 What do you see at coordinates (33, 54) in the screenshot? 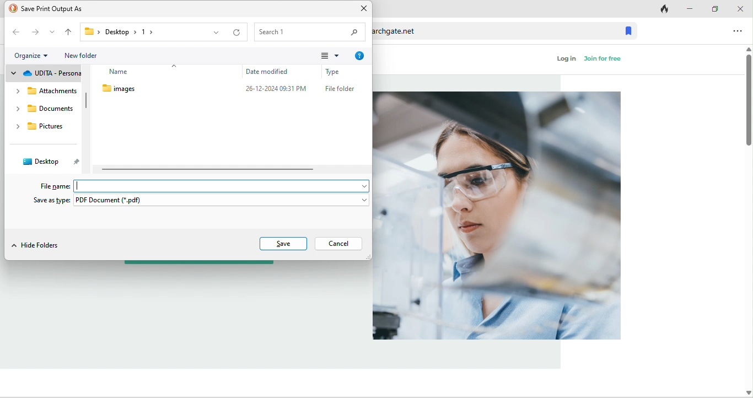
I see `organize` at bounding box center [33, 54].